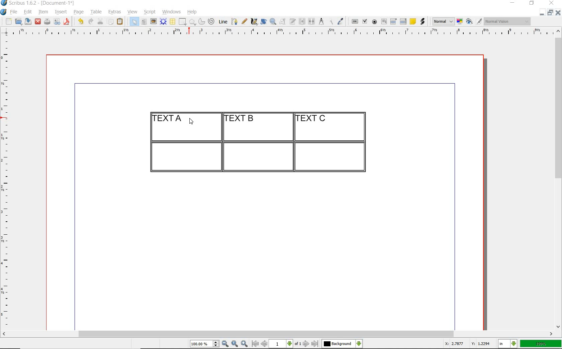 This screenshot has height=349, width=562. I want to click on extras, so click(115, 12).